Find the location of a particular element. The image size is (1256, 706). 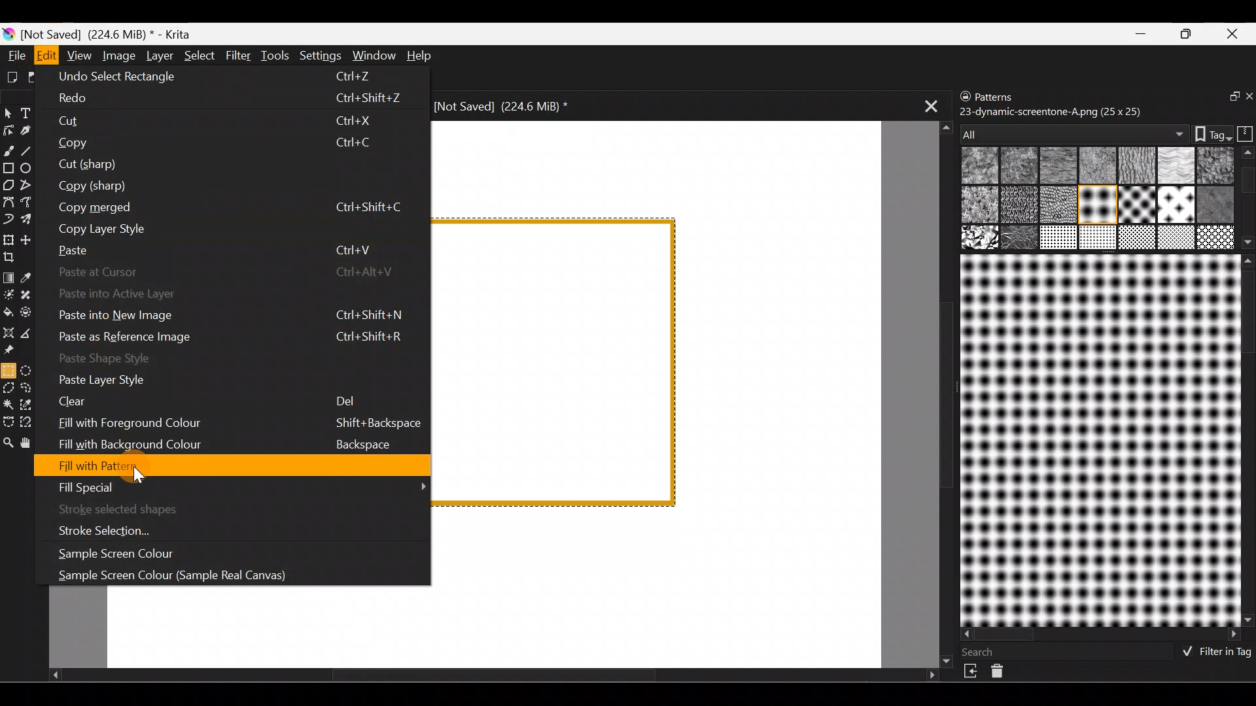

Close docker is located at coordinates (1247, 97).